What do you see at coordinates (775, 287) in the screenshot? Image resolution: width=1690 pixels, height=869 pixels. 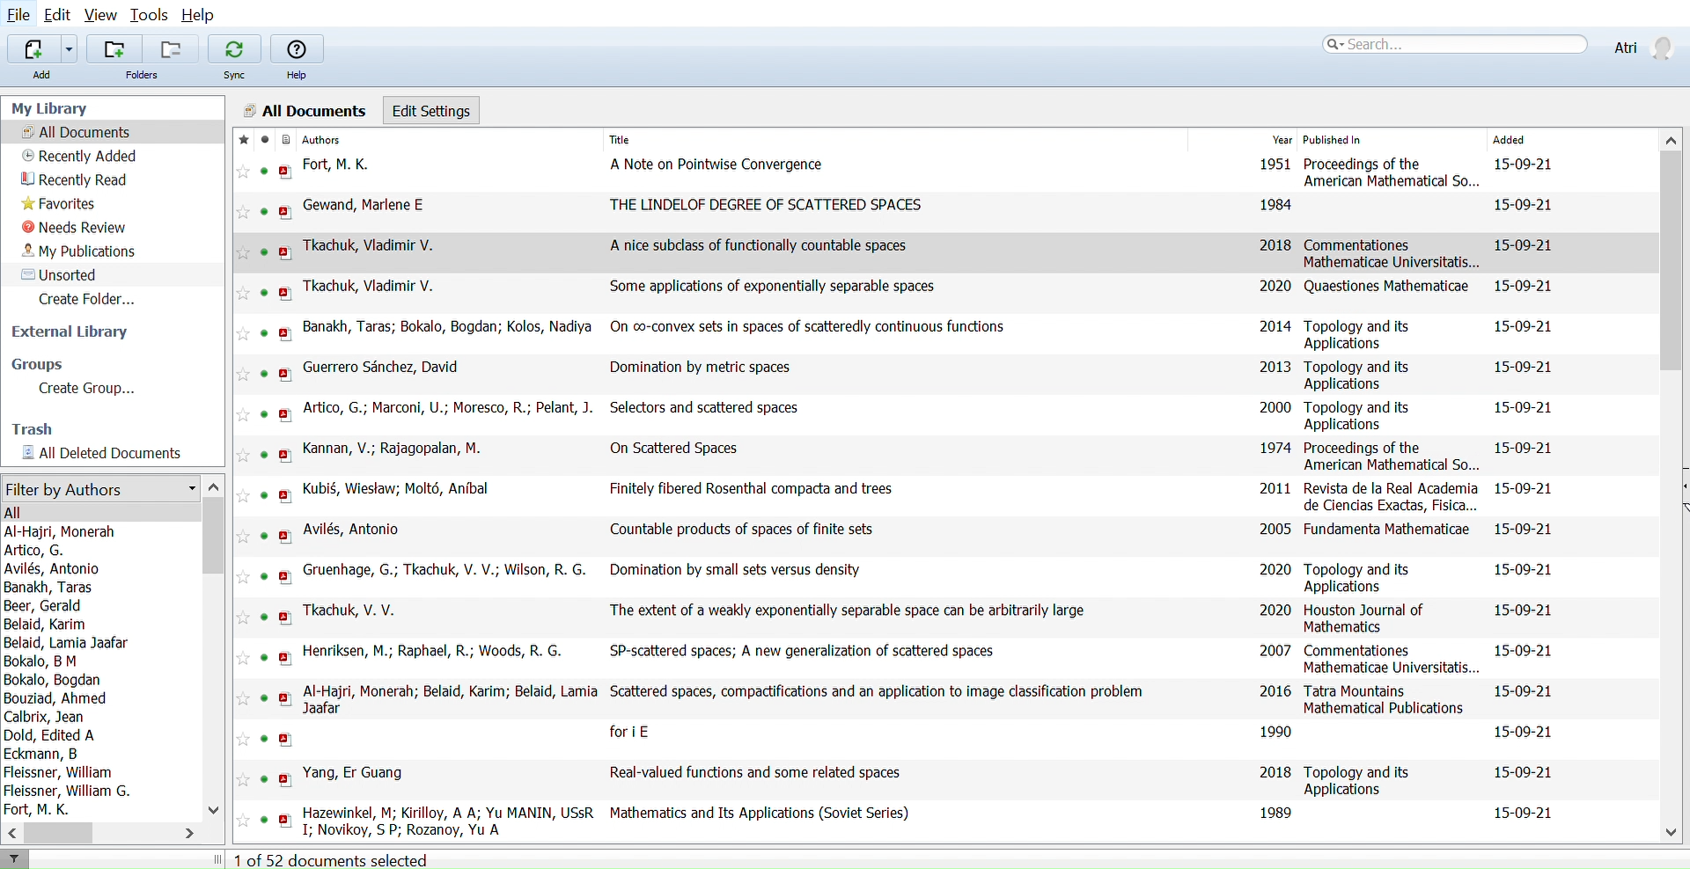 I see `Some applications of exponentially separable spaces` at bounding box center [775, 287].